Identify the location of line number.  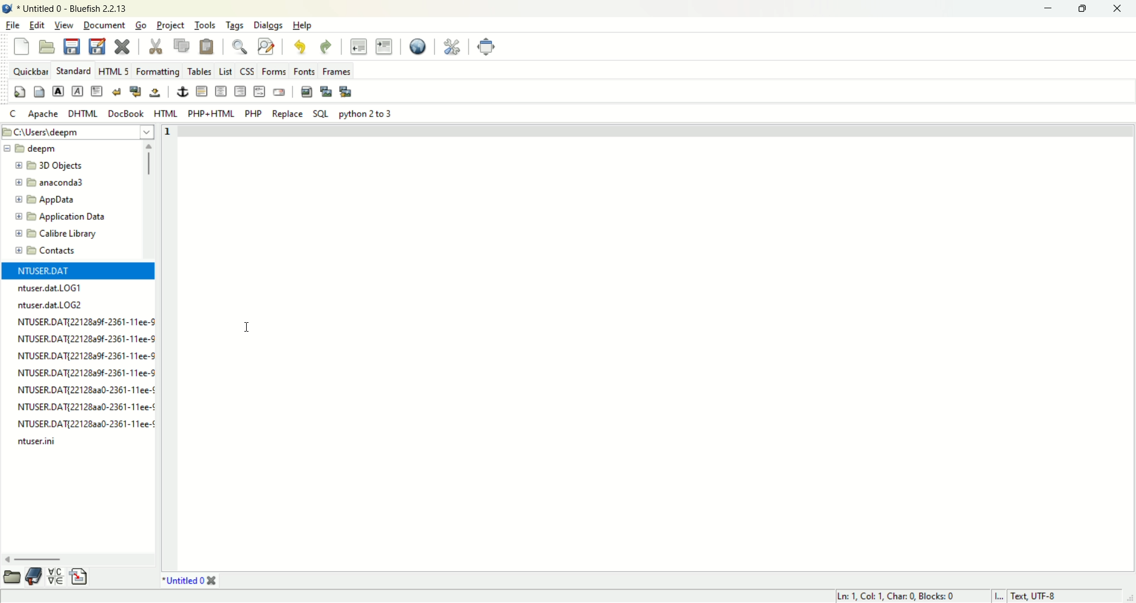
(169, 345).